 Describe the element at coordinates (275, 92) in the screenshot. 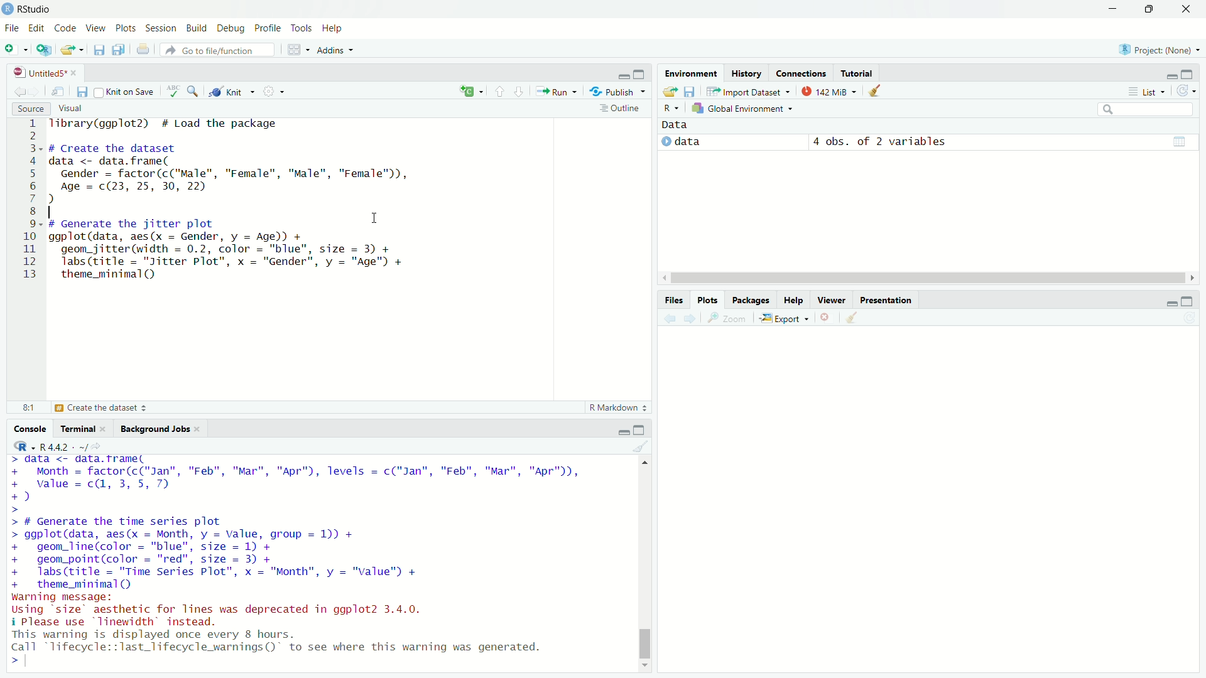

I see `settings` at that location.